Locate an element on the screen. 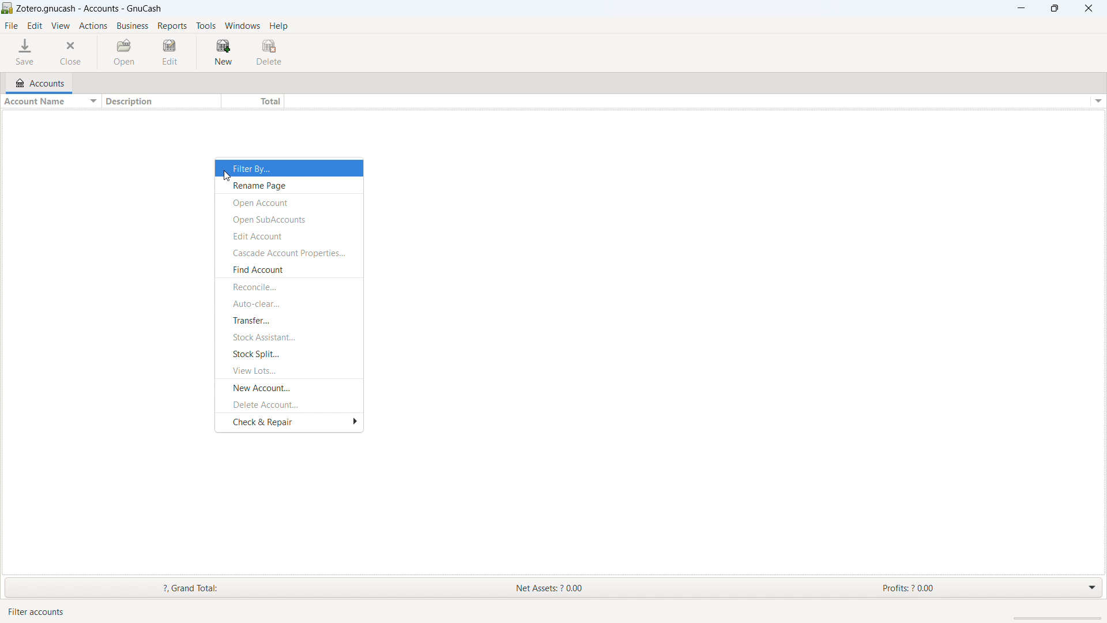 This screenshot has height=623, width=1107. file is located at coordinates (11, 26).